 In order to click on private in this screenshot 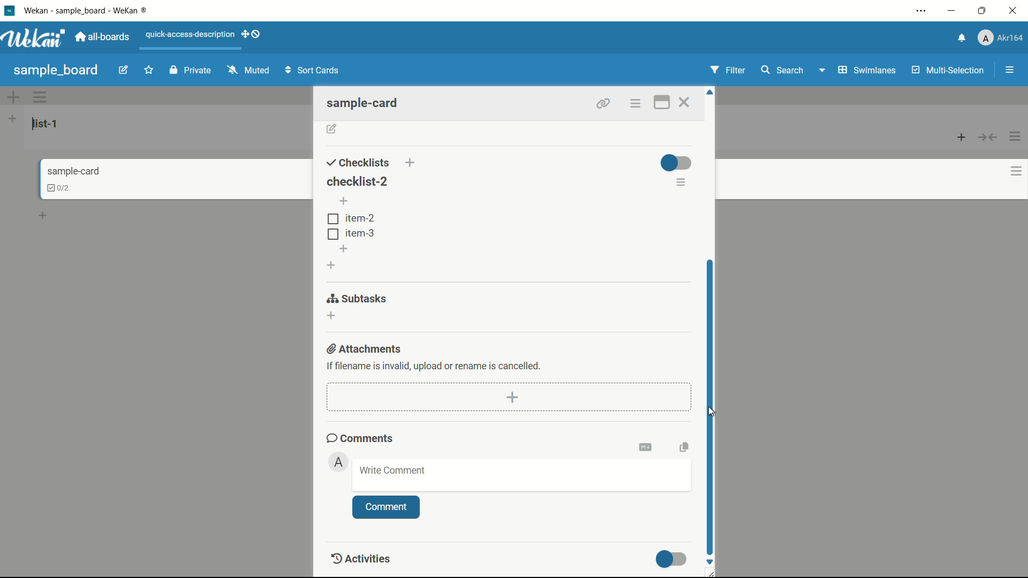, I will do `click(190, 71)`.